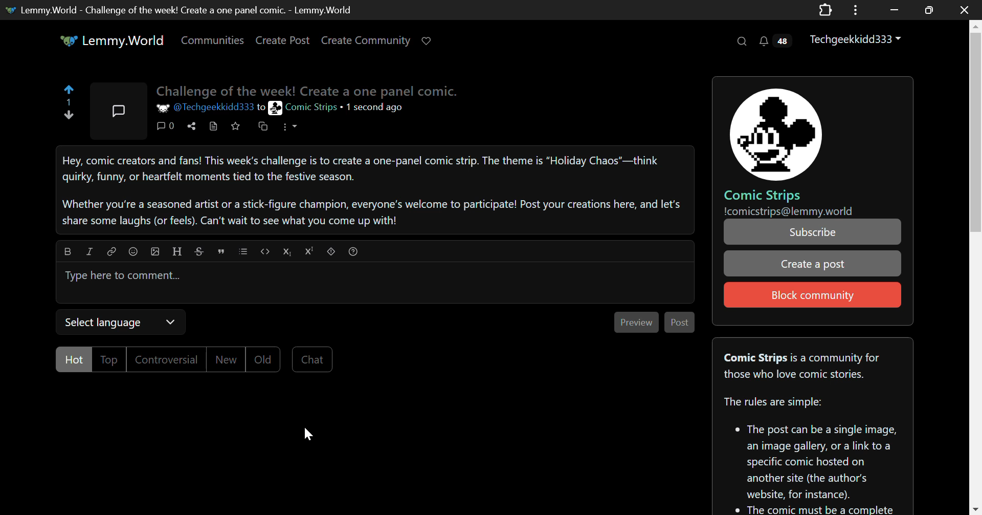  I want to click on link, so click(110, 250).